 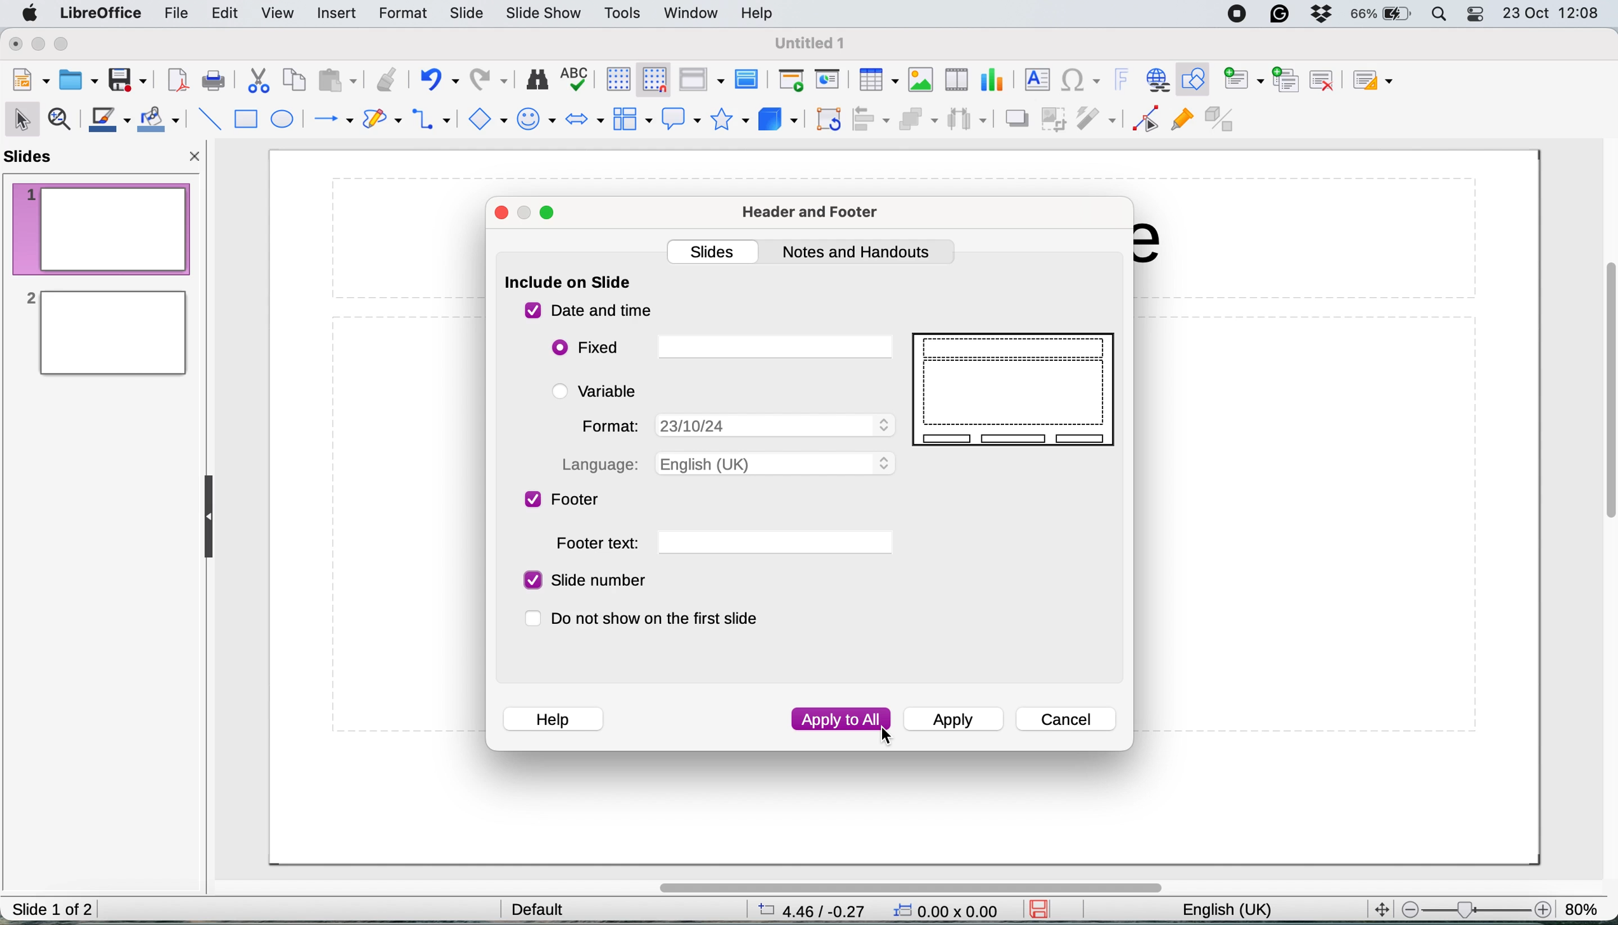 What do you see at coordinates (1322, 79) in the screenshot?
I see `delete slide` at bounding box center [1322, 79].